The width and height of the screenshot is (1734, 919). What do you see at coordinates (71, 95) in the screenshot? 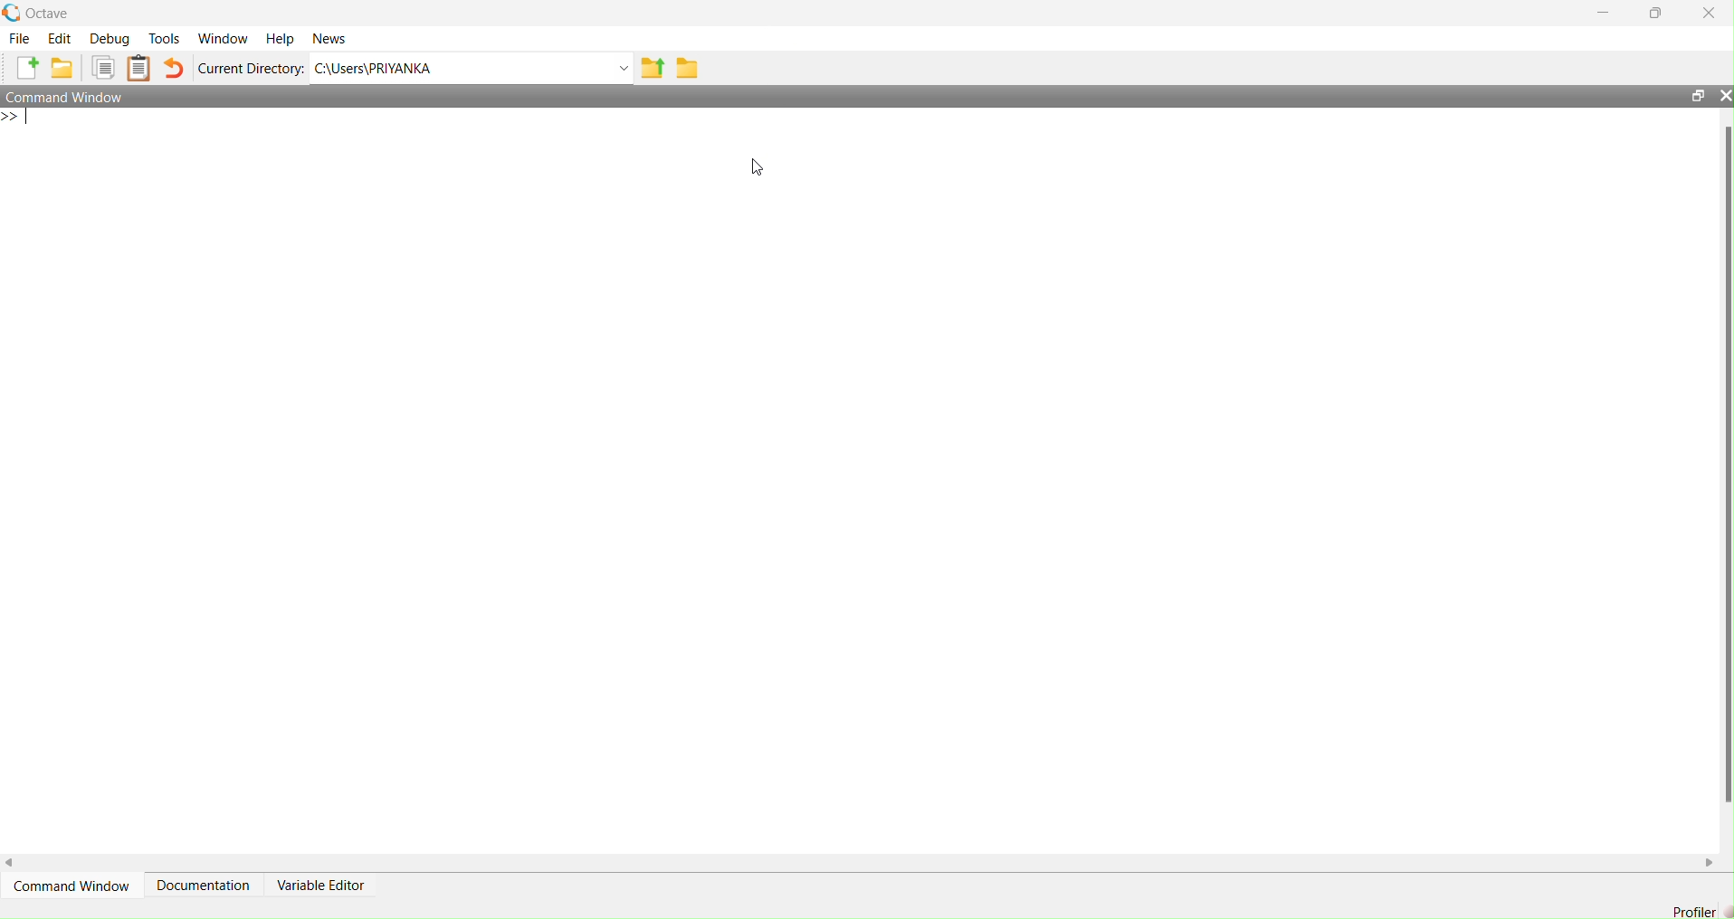
I see `Command Window` at bounding box center [71, 95].